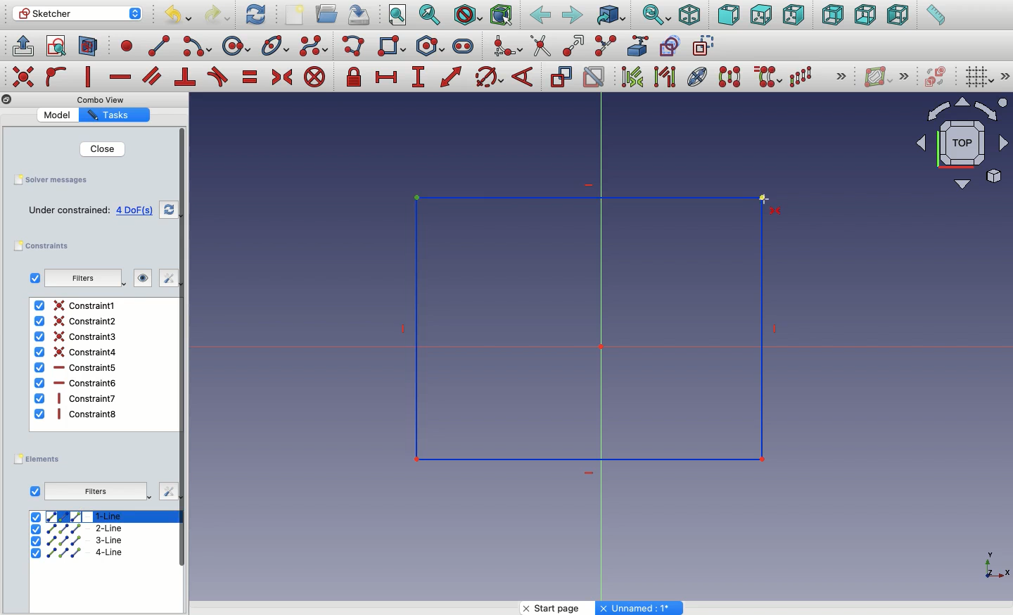 The width and height of the screenshot is (1013, 615). Describe the element at coordinates (314, 77) in the screenshot. I see `constrain block` at that location.